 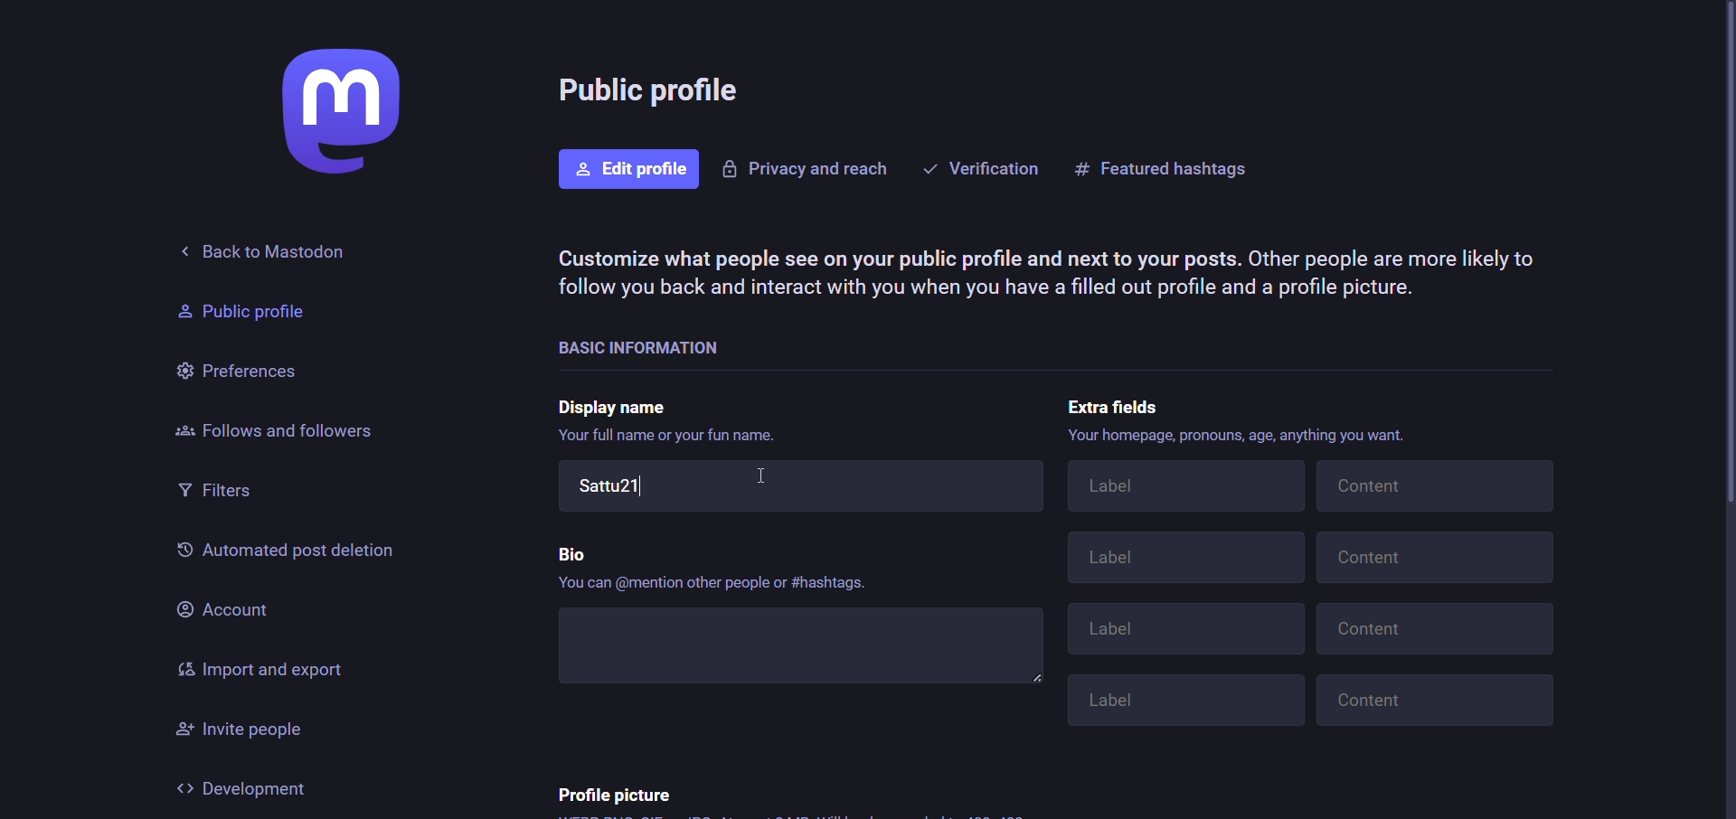 I want to click on filters, so click(x=221, y=493).